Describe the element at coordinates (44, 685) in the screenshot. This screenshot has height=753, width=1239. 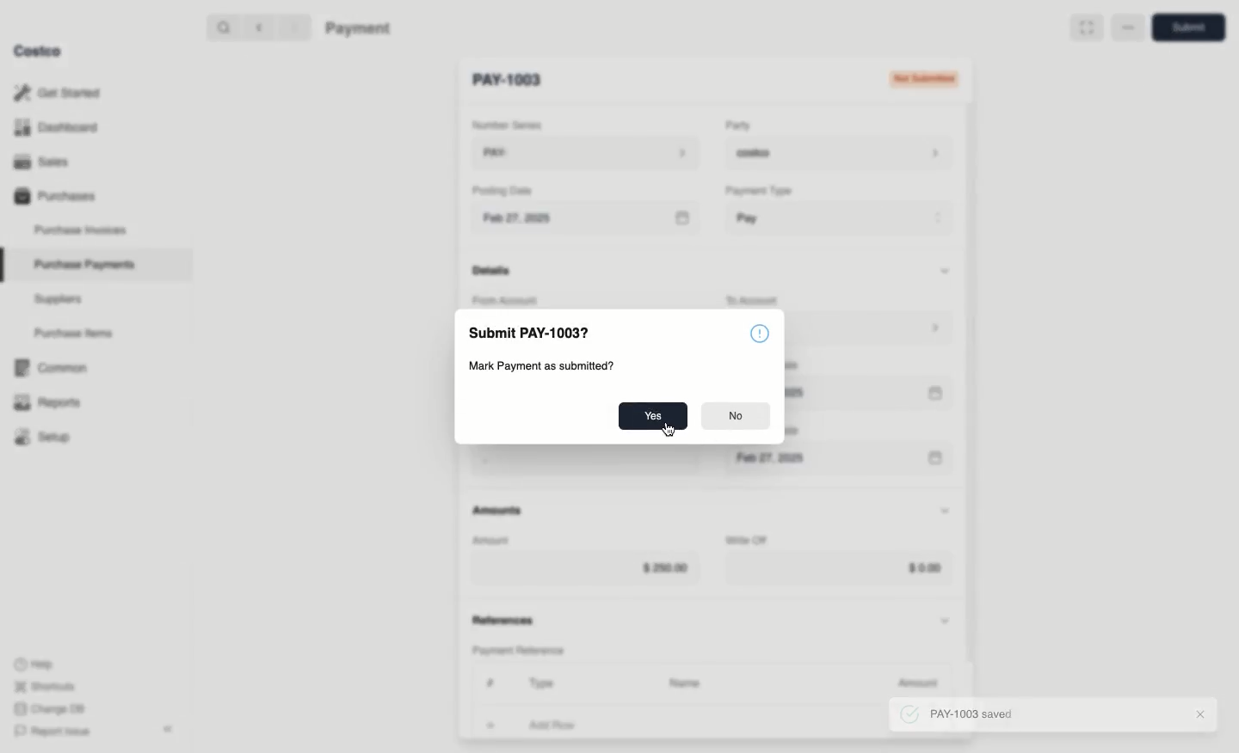
I see `Shortcuts` at that location.